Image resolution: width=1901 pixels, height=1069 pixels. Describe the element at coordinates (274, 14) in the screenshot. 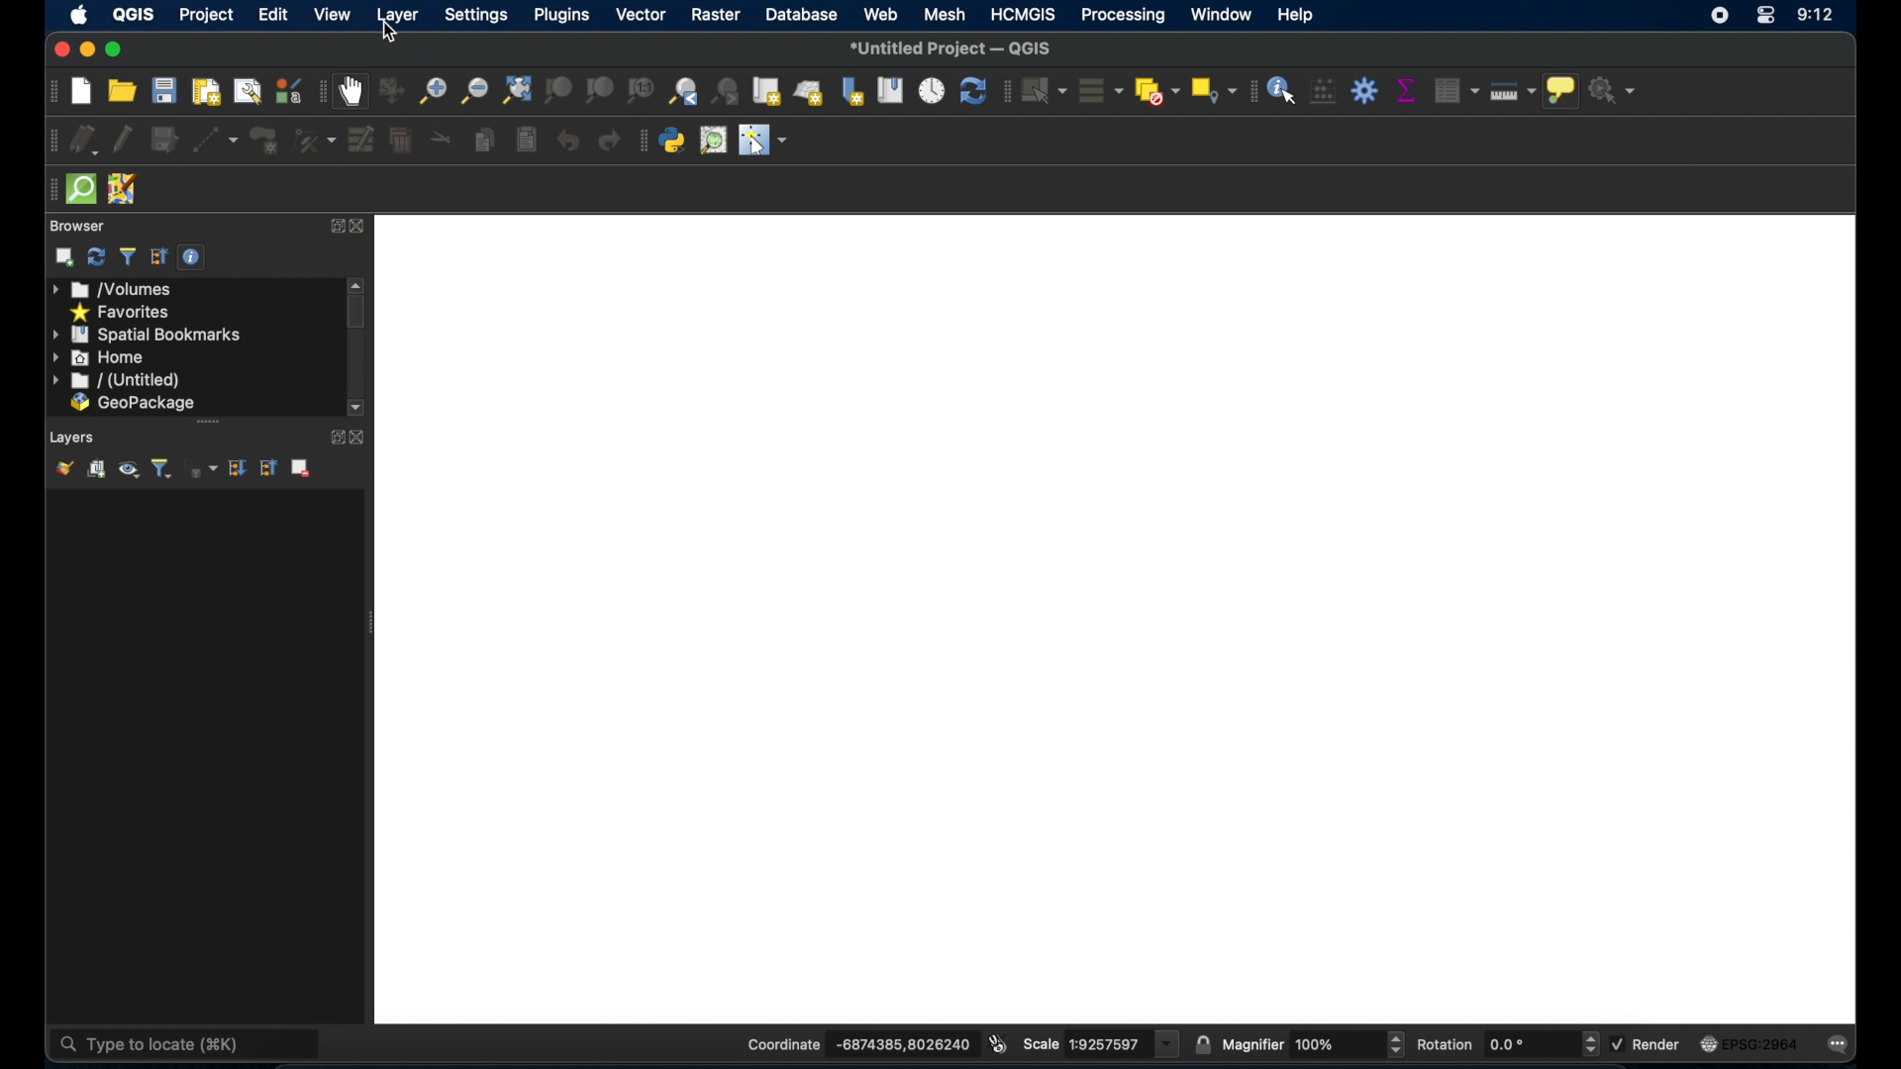

I see `edit` at that location.